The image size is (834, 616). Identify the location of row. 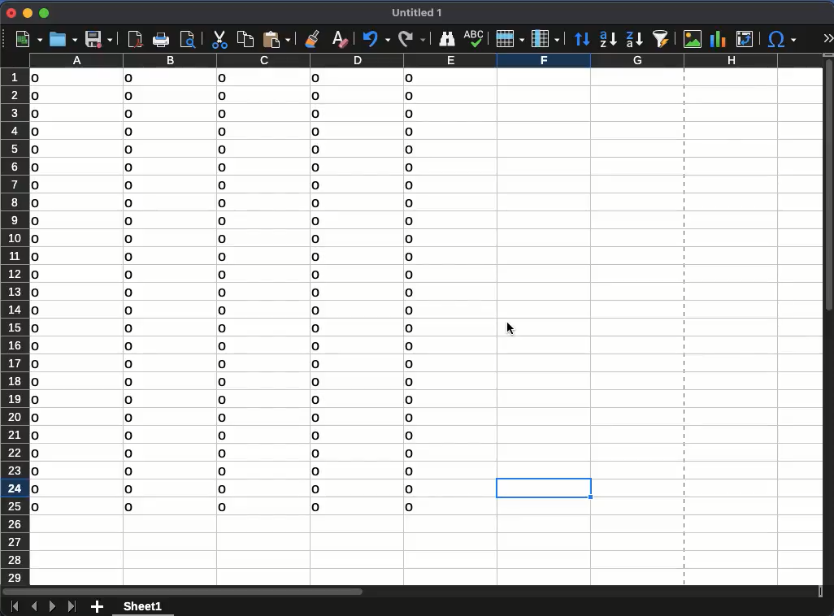
(510, 39).